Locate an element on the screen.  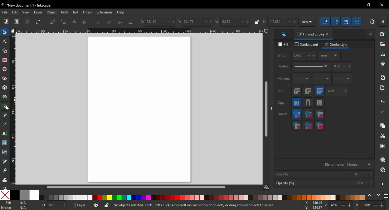
import is located at coordinates (383, 77).